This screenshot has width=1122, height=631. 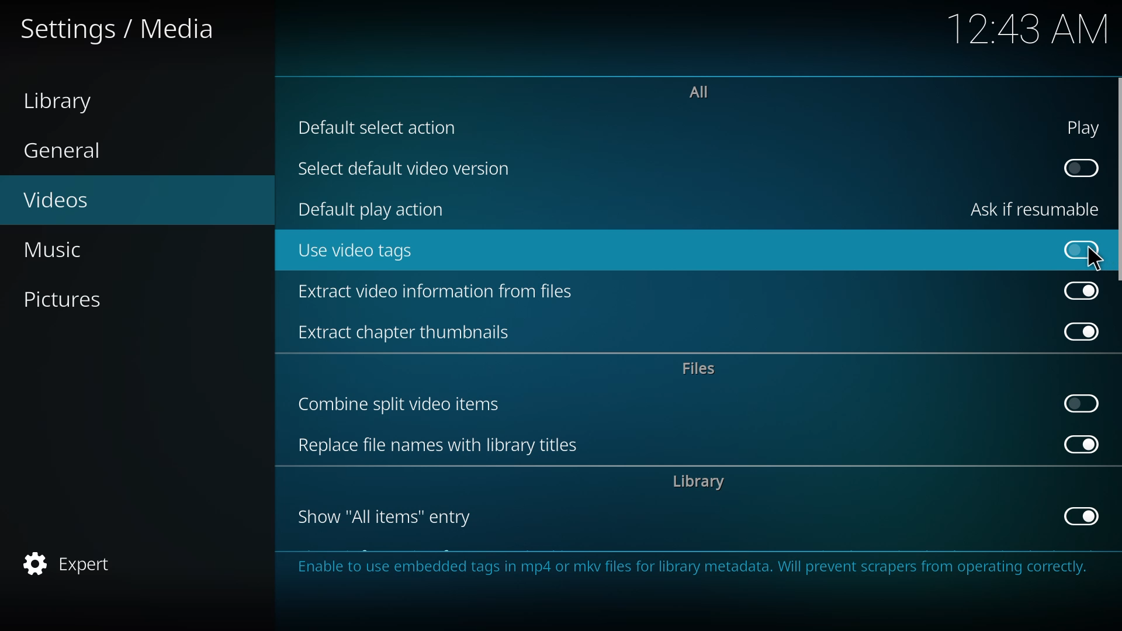 What do you see at coordinates (412, 169) in the screenshot?
I see `select default video version` at bounding box center [412, 169].